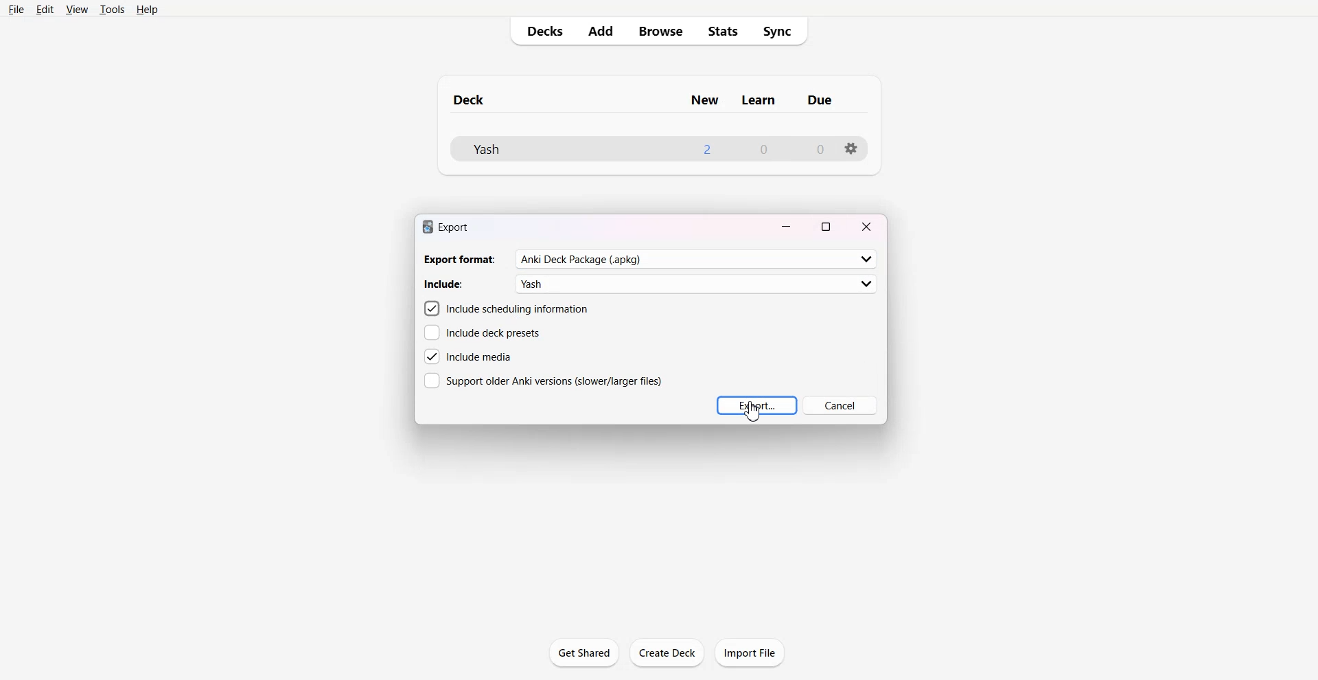 The height and width of the screenshot is (680, 1318). What do you see at coordinates (765, 150) in the screenshot?
I see `0` at bounding box center [765, 150].